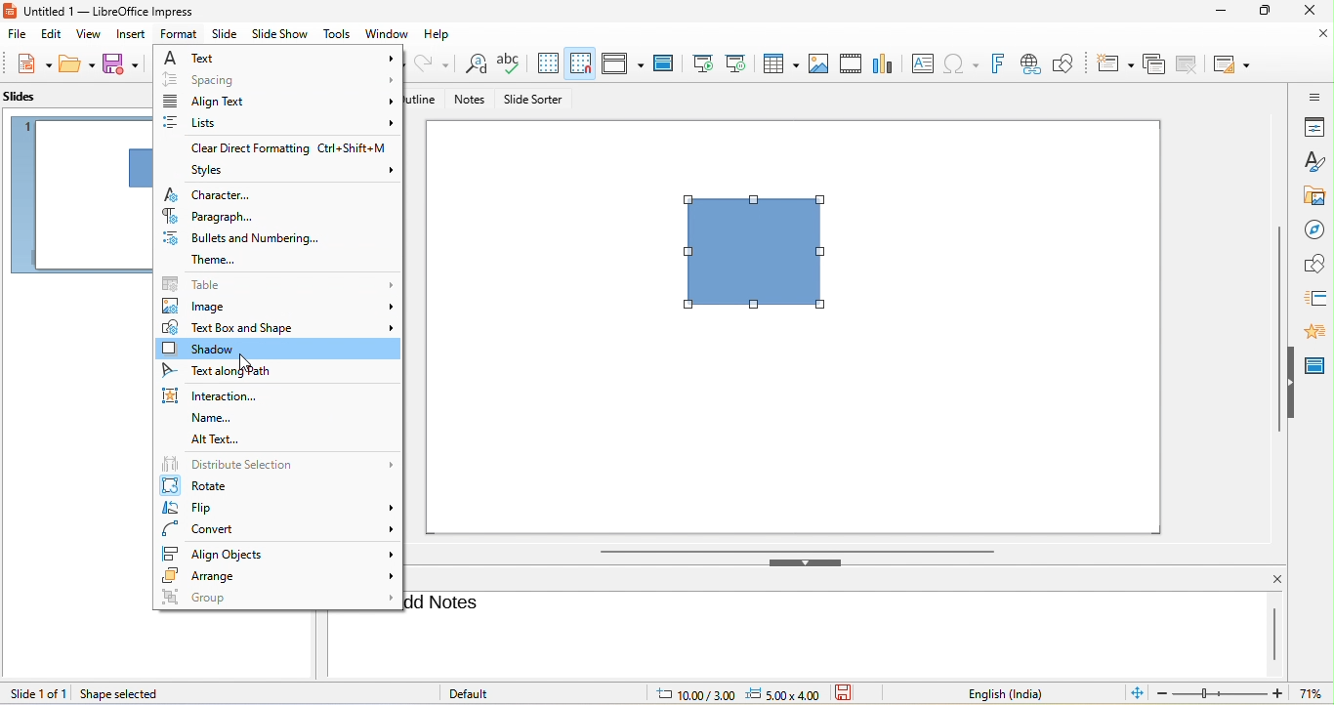 This screenshot has height=705, width=1334. Describe the element at coordinates (1313, 127) in the screenshot. I see `properties` at that location.